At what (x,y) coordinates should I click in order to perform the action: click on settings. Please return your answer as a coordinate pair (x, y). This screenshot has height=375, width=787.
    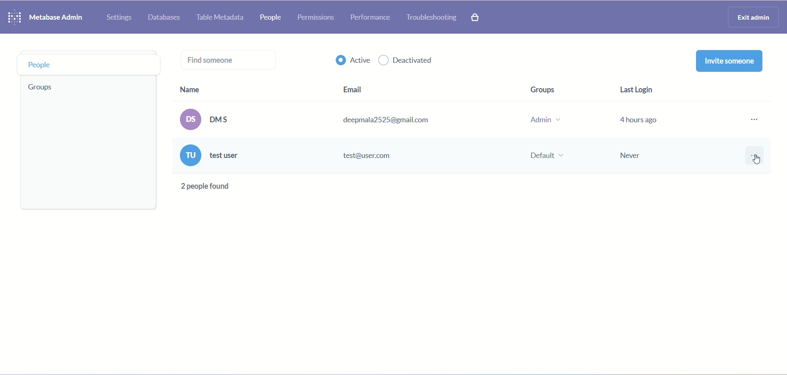
    Looking at the image, I should click on (118, 18).